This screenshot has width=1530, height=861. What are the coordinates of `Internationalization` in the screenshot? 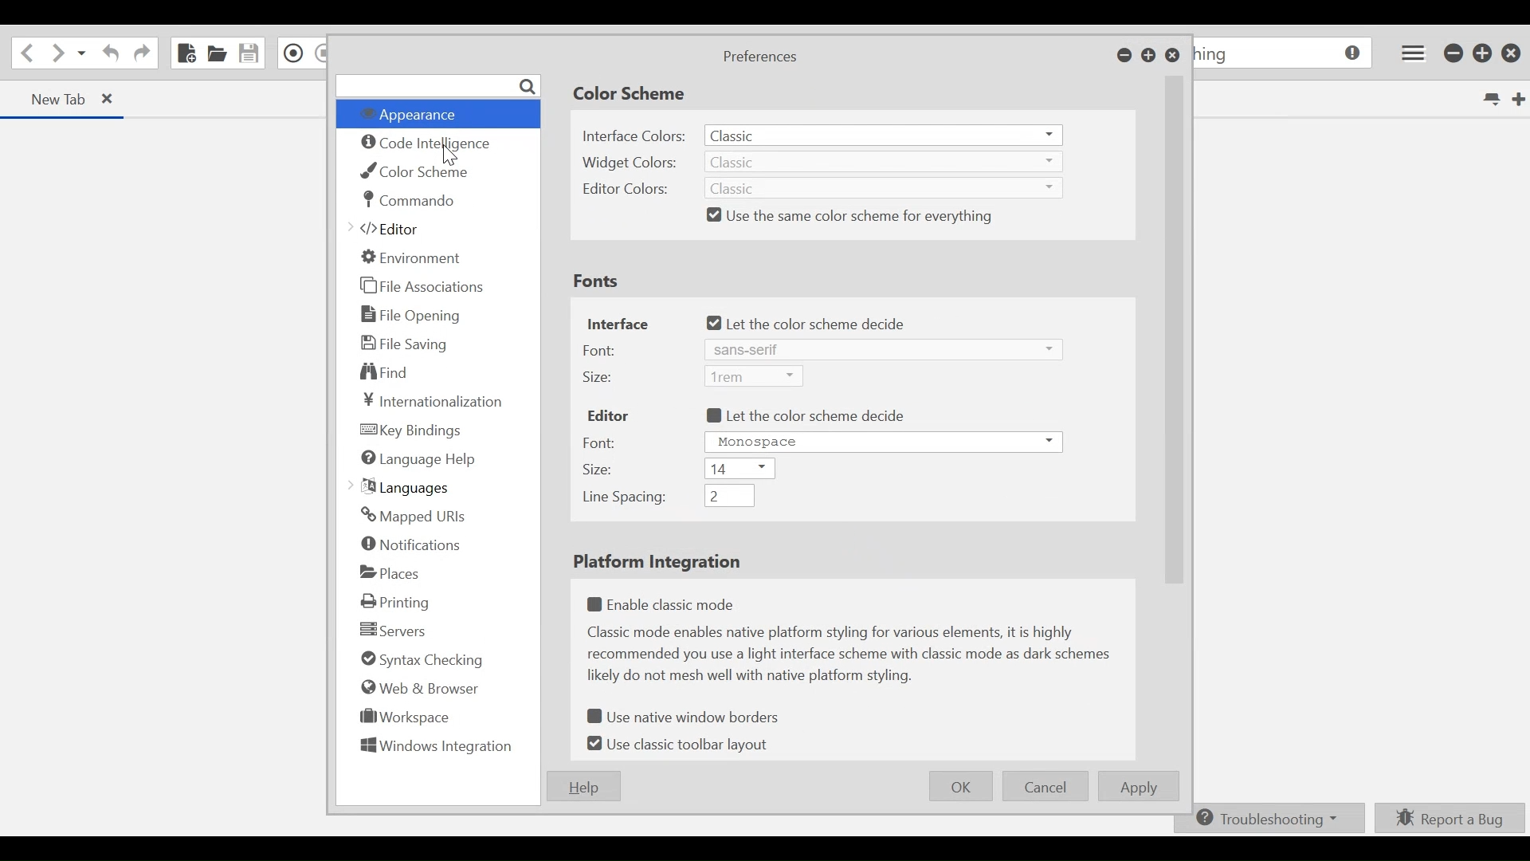 It's located at (429, 401).